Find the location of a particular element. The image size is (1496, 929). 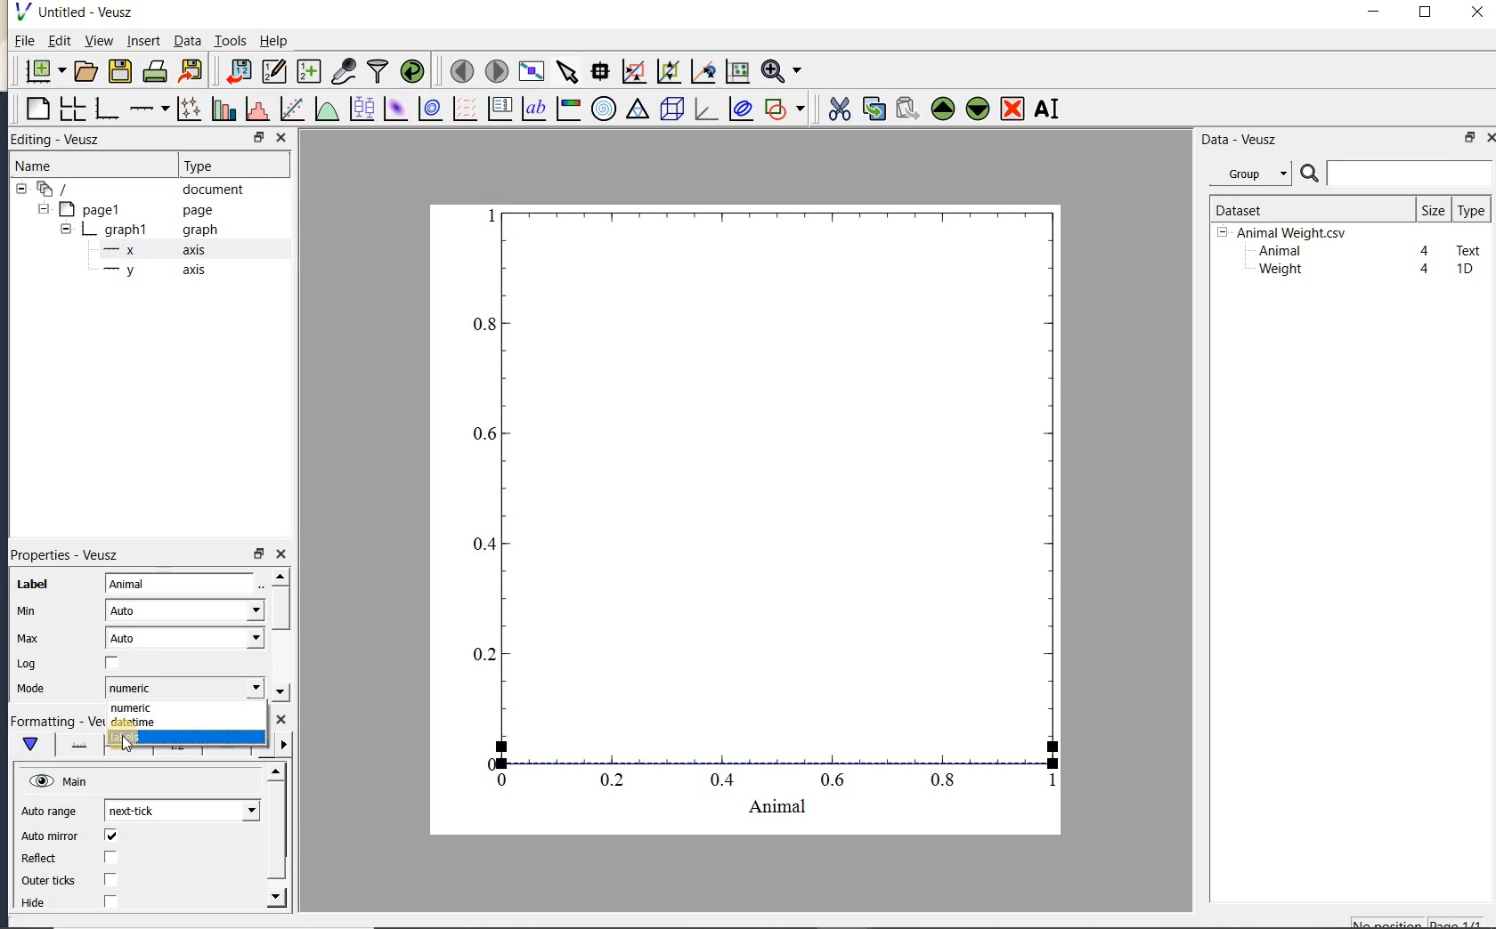

Auto mirror is located at coordinates (47, 837).